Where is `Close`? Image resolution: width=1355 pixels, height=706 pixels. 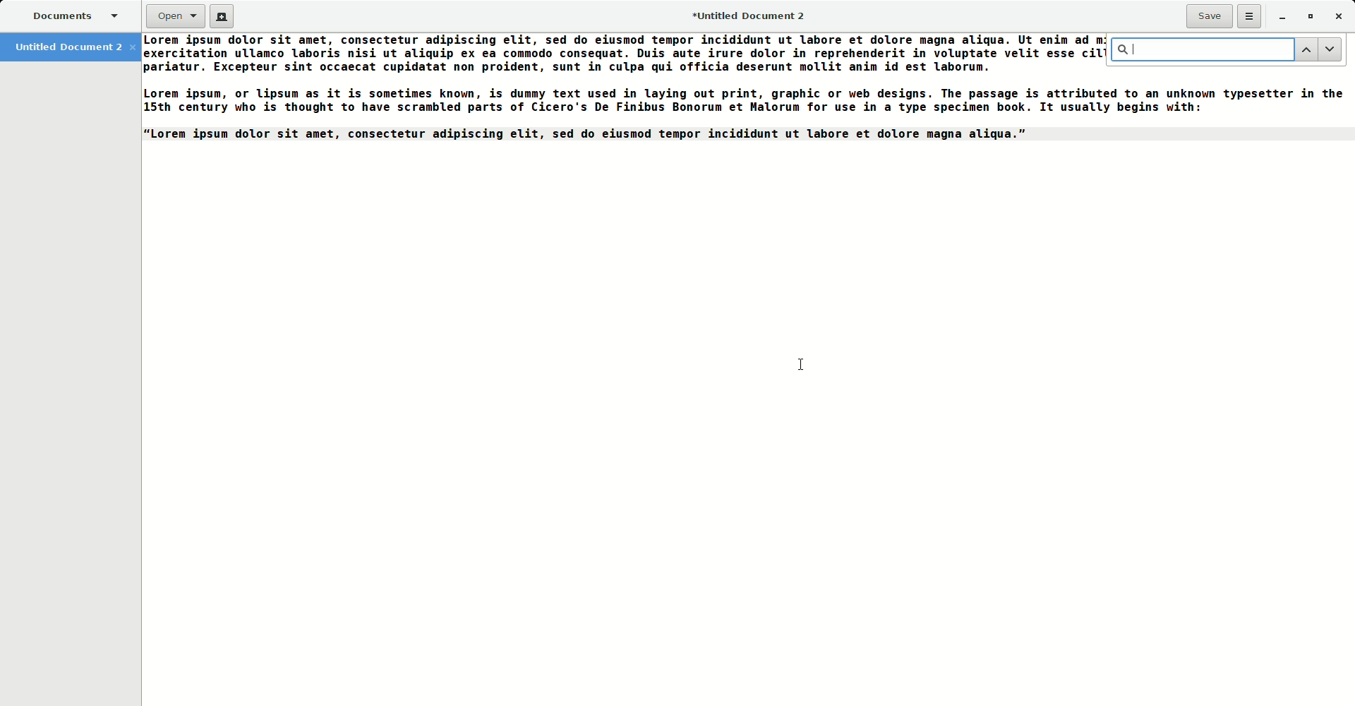
Close is located at coordinates (1340, 17).